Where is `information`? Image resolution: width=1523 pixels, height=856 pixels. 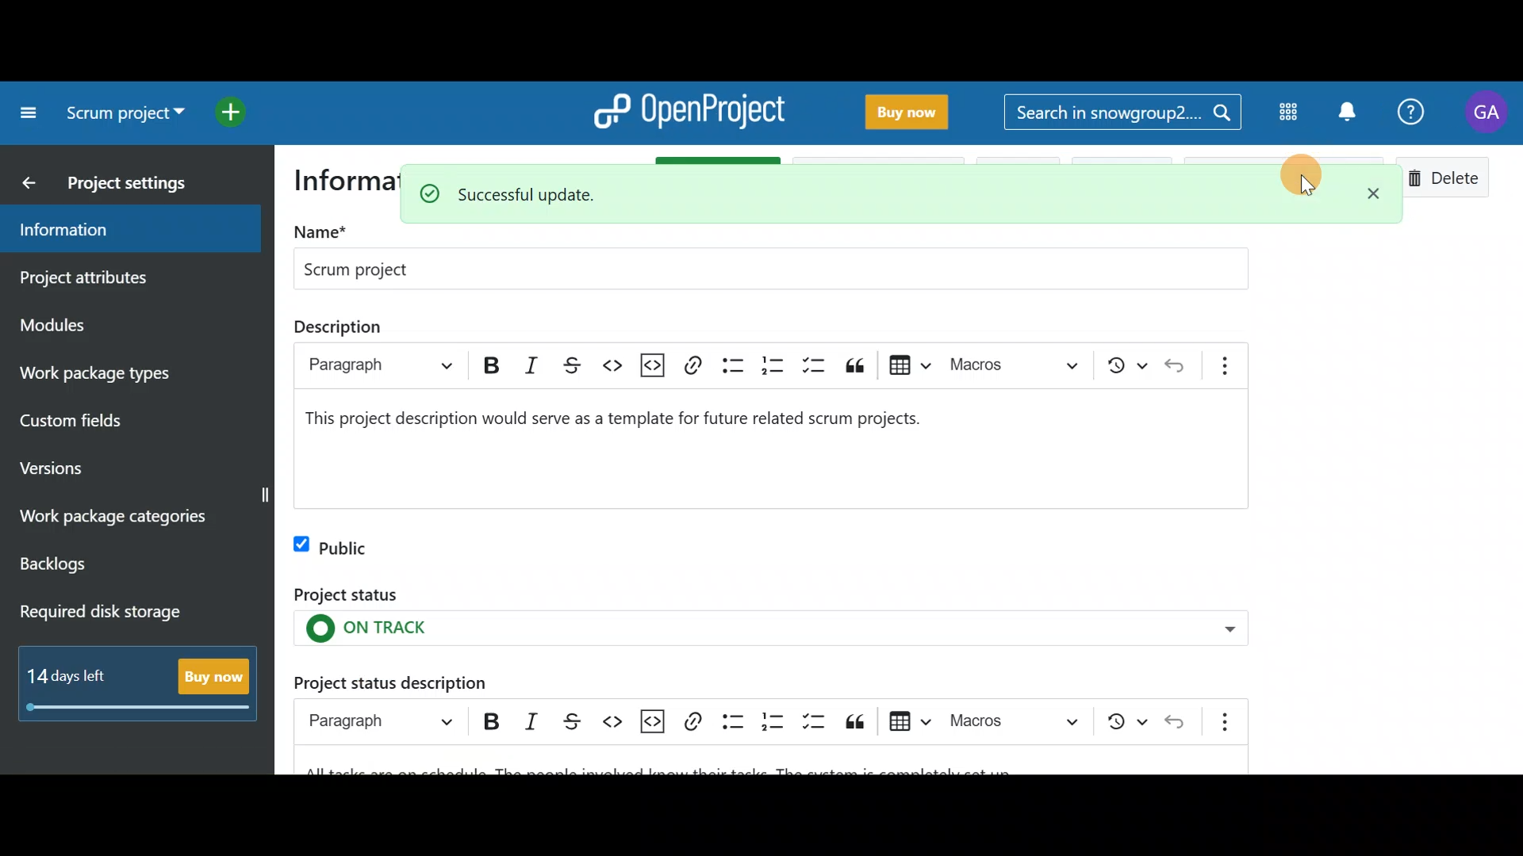
information is located at coordinates (343, 179).